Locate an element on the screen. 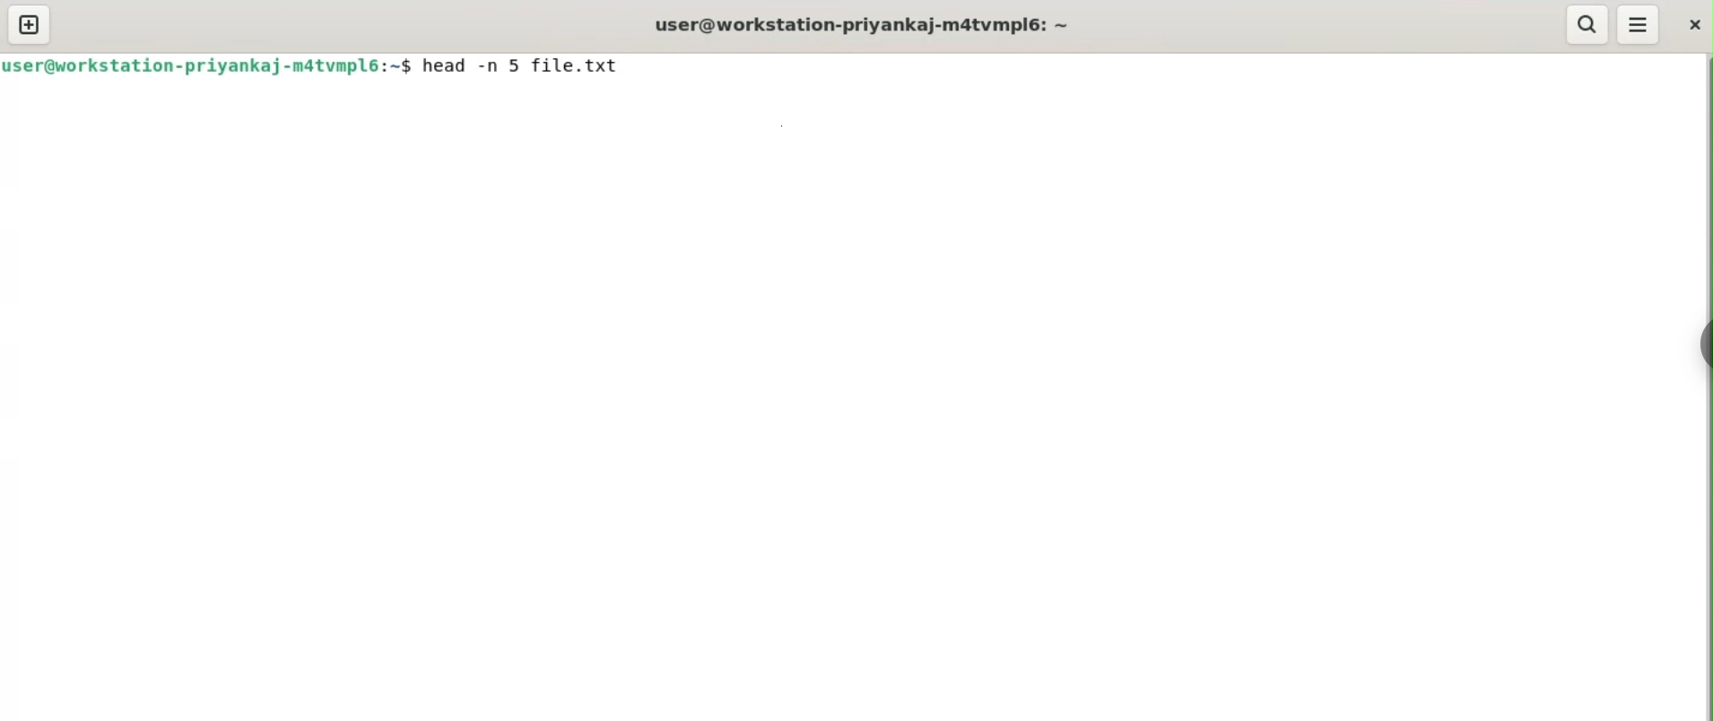 This screenshot has height=721, width=1713. menu is located at coordinates (1637, 26).